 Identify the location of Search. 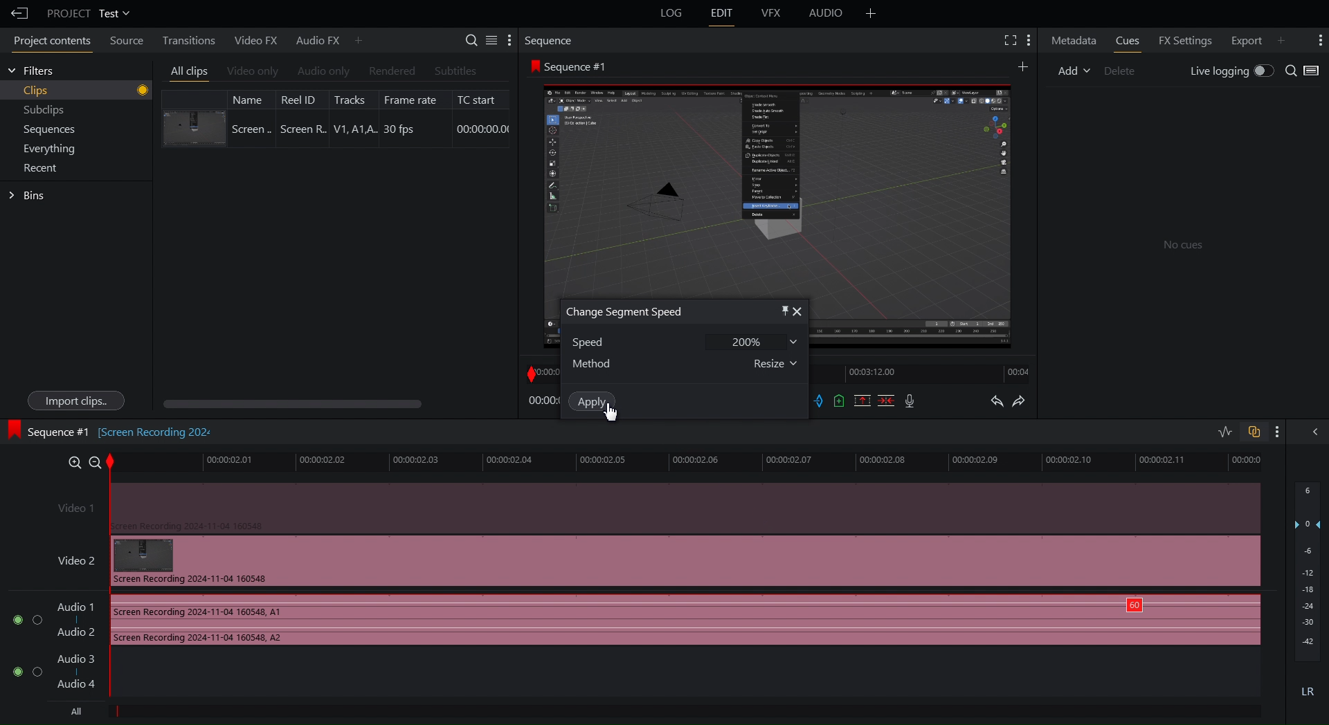
(1303, 71).